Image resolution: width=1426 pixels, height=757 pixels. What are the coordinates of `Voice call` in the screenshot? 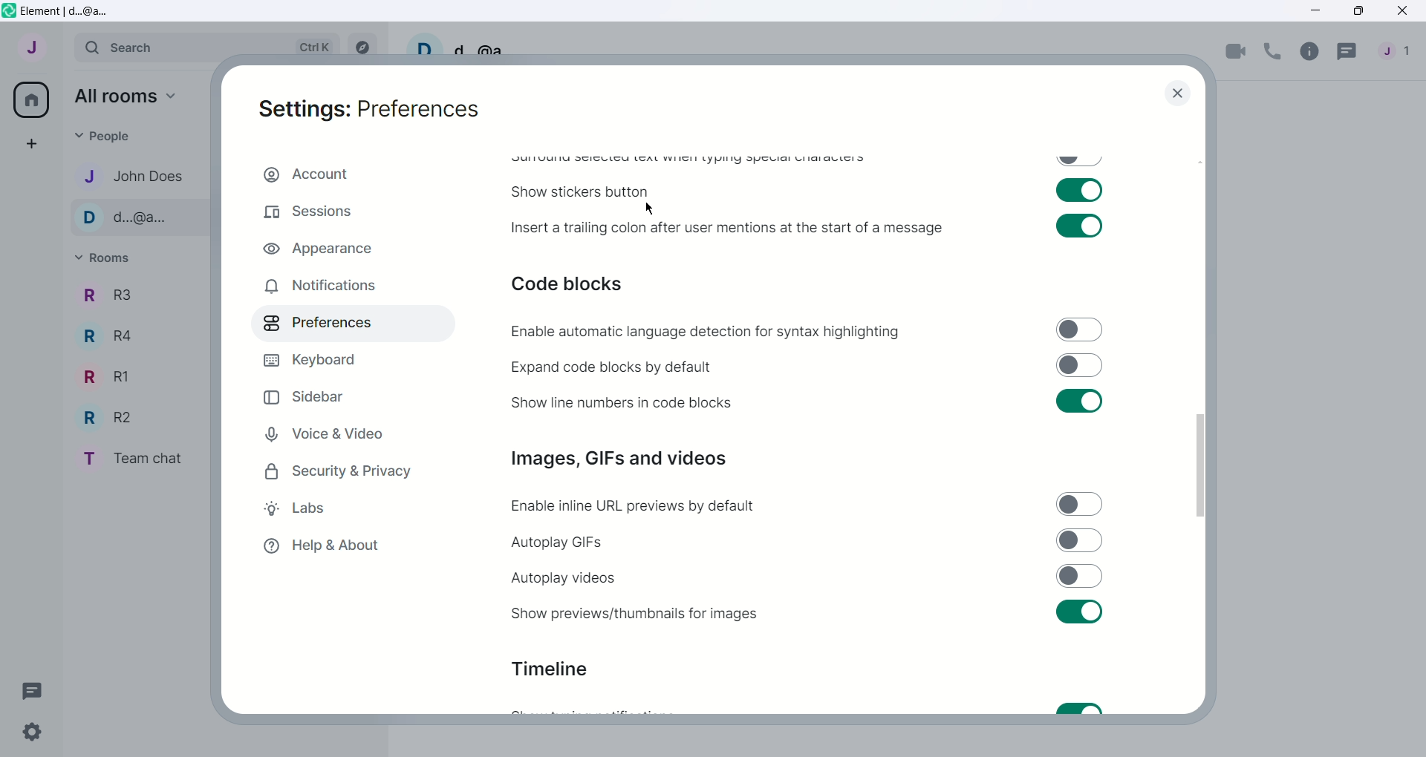 It's located at (1273, 52).